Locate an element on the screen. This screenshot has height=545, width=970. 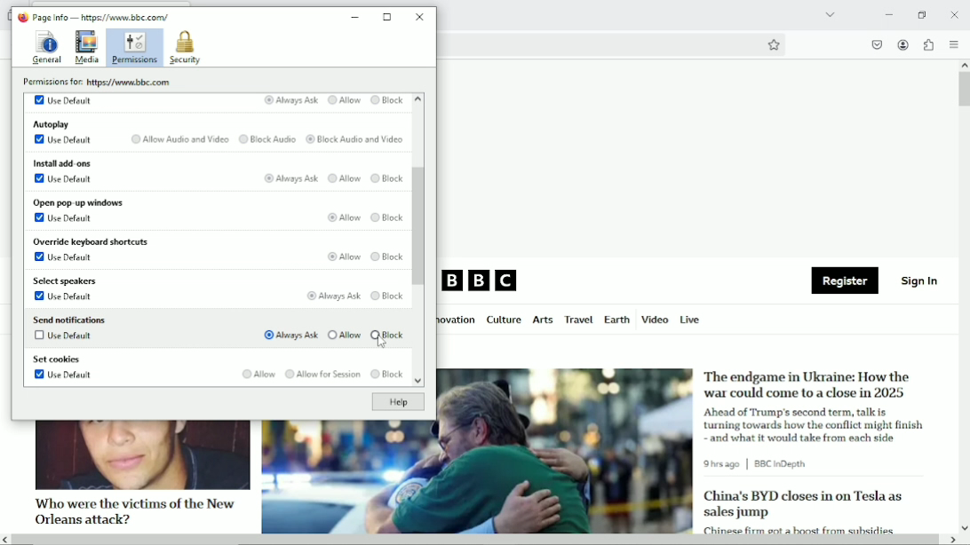
BBC is located at coordinates (481, 281).